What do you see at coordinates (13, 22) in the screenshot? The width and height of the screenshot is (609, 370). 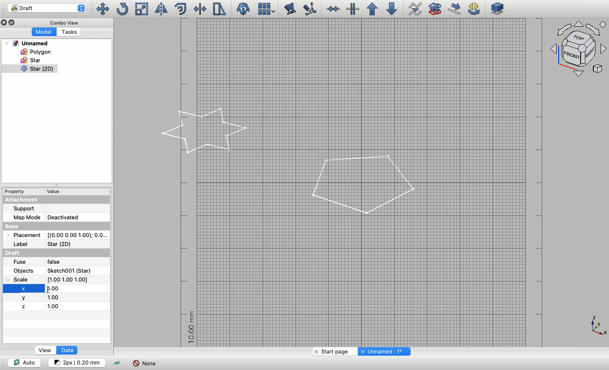 I see `Collapse` at bounding box center [13, 22].